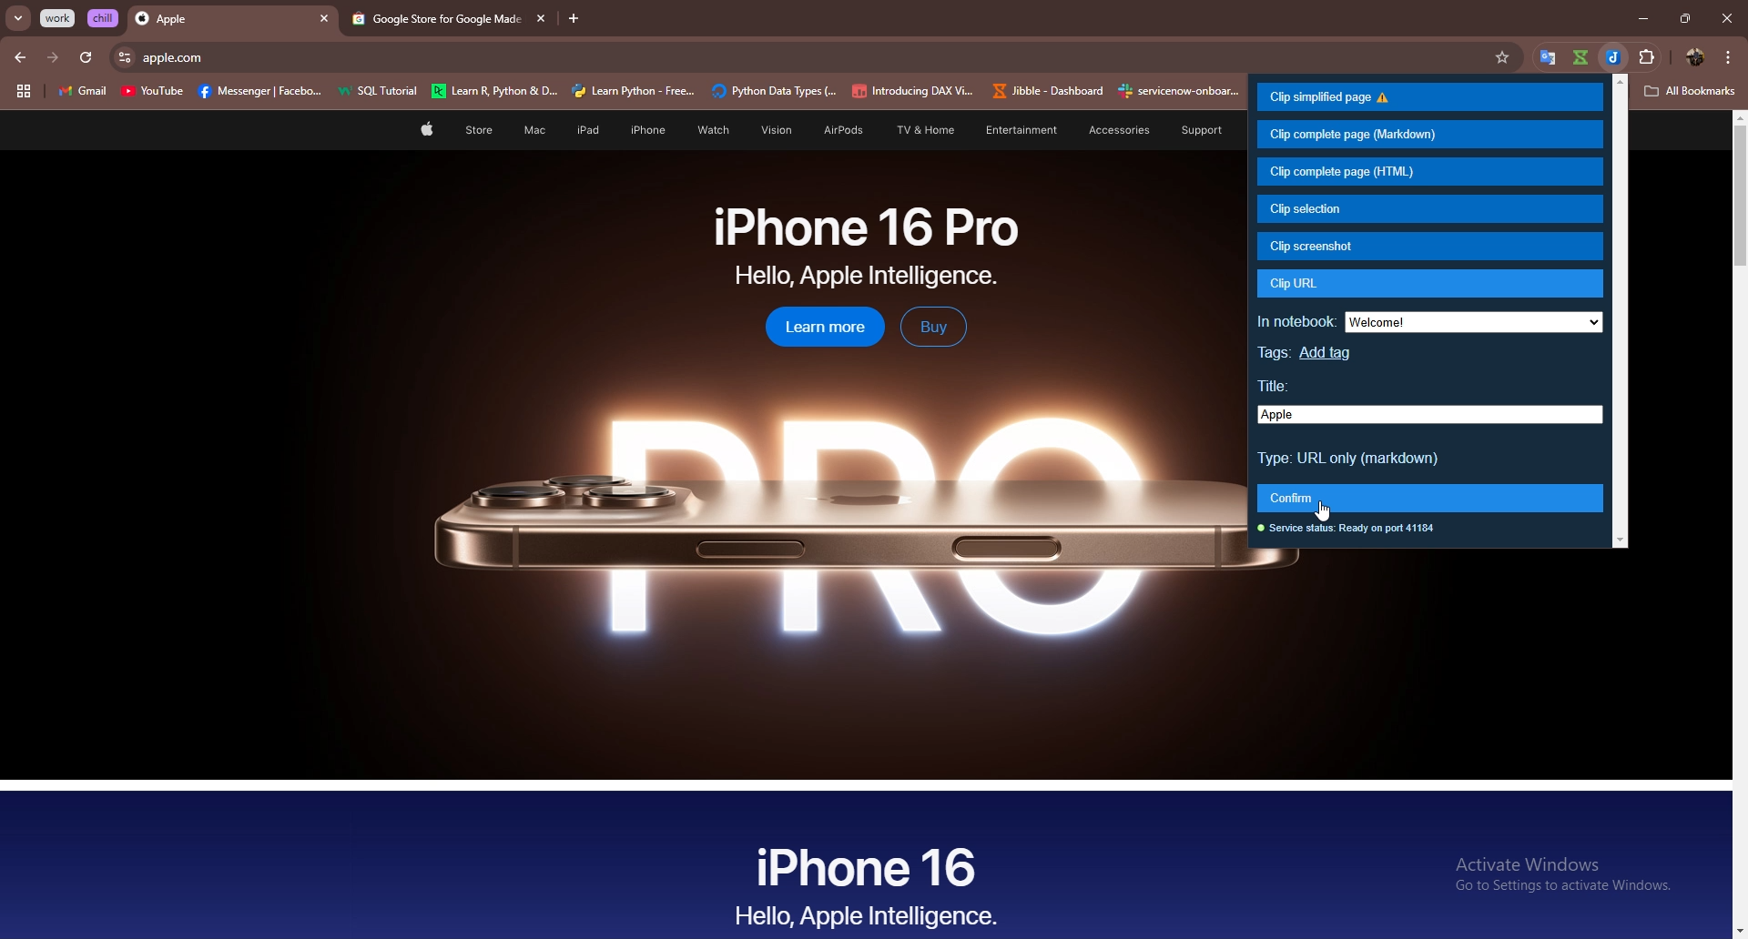 The height and width of the screenshot is (939, 1748). What do you see at coordinates (1427, 208) in the screenshot?
I see `clip selection` at bounding box center [1427, 208].